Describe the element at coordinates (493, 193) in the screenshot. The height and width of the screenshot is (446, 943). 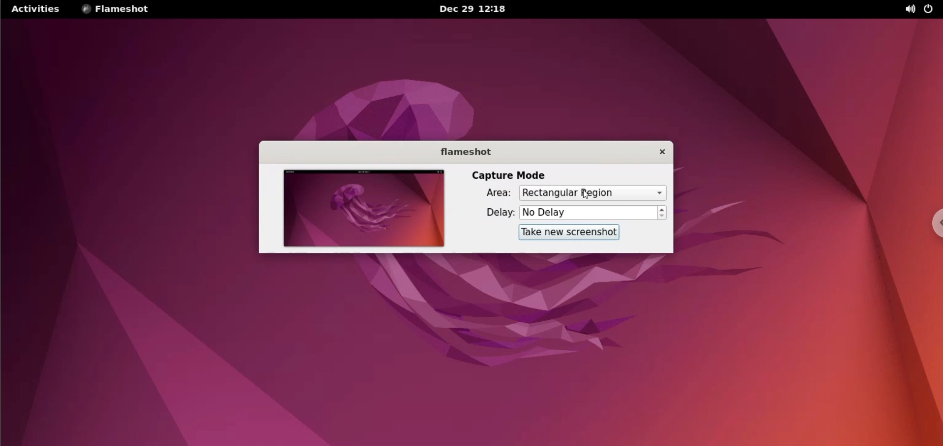
I see `Area label` at that location.